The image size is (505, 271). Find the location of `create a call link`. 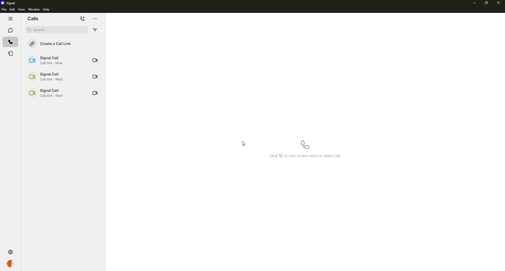

create a call link is located at coordinates (54, 43).